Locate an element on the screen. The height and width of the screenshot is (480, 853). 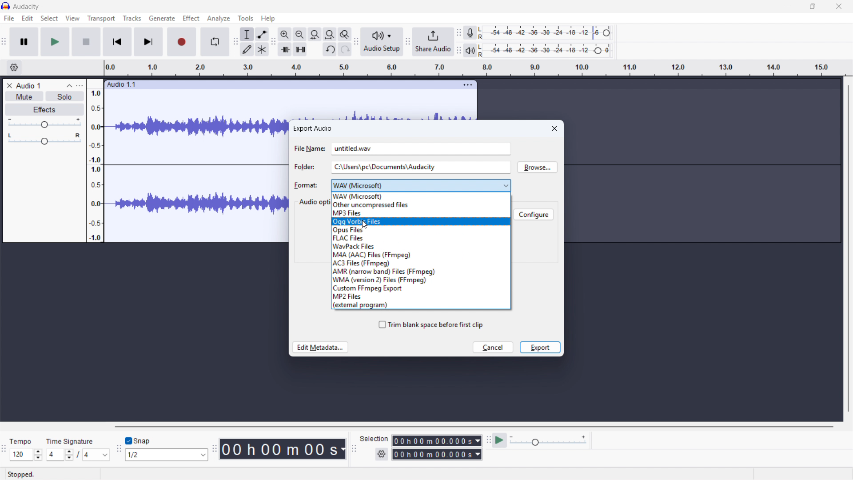
Play at speed toolbar is located at coordinates (488, 440).